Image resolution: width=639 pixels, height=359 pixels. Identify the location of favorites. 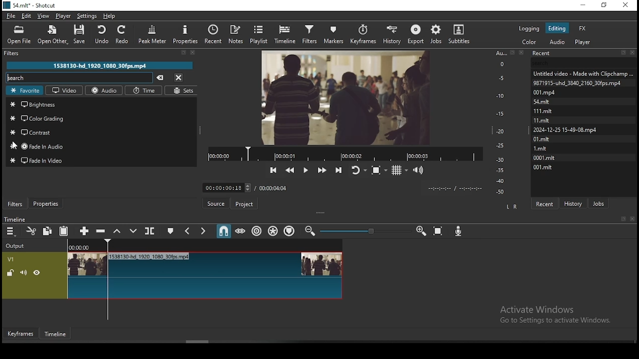
(25, 91).